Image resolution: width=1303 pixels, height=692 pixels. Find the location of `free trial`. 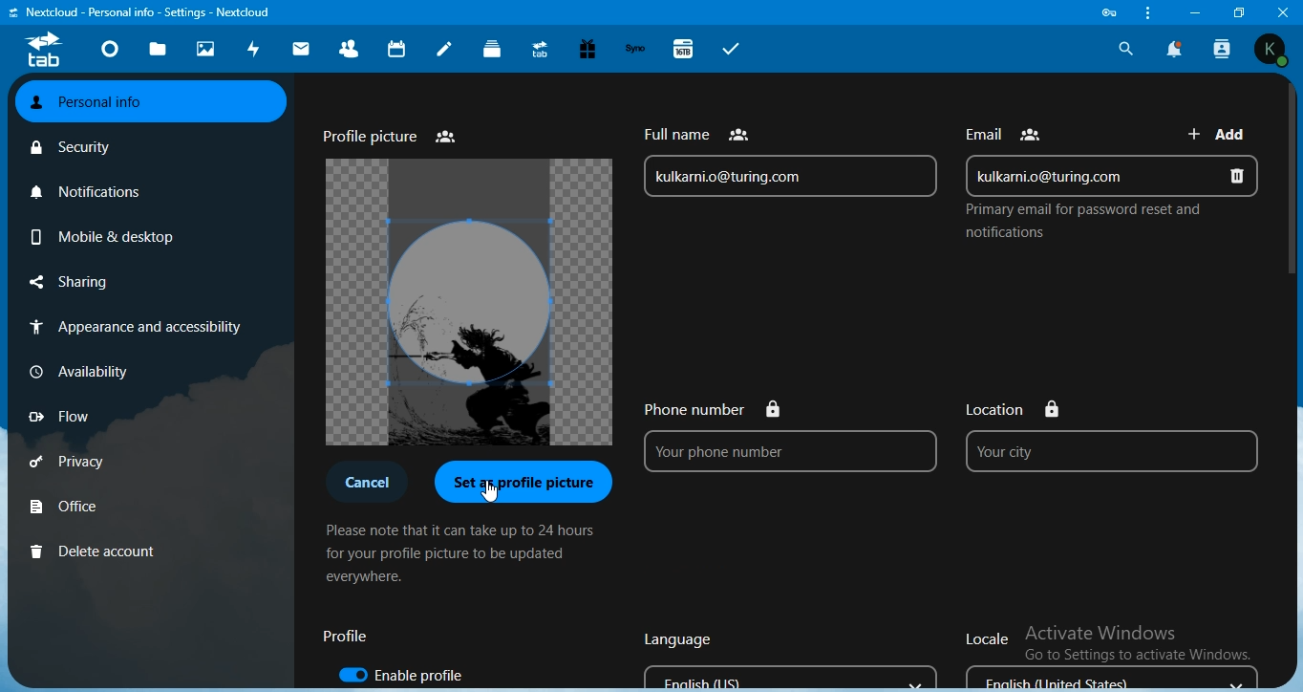

free trial is located at coordinates (588, 50).